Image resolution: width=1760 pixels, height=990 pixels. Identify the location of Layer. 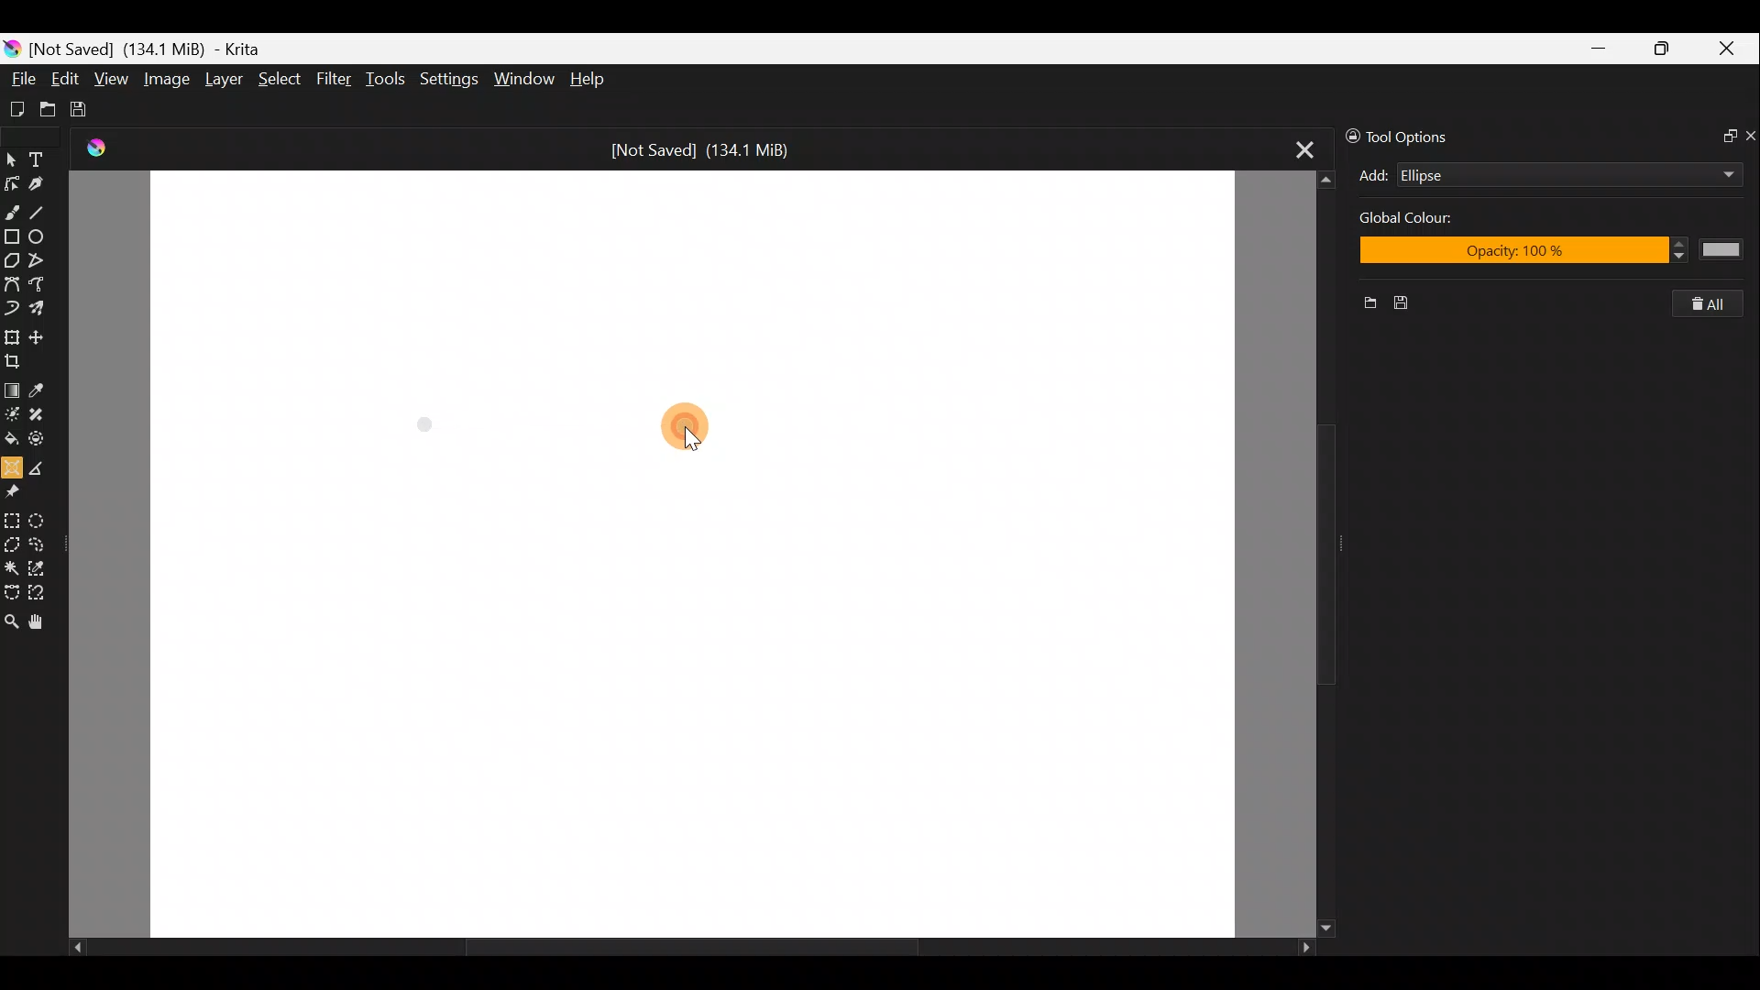
(222, 80).